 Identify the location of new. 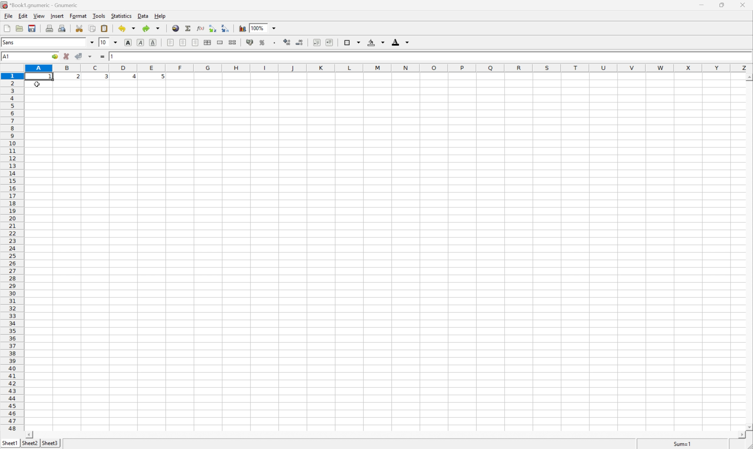
(7, 28).